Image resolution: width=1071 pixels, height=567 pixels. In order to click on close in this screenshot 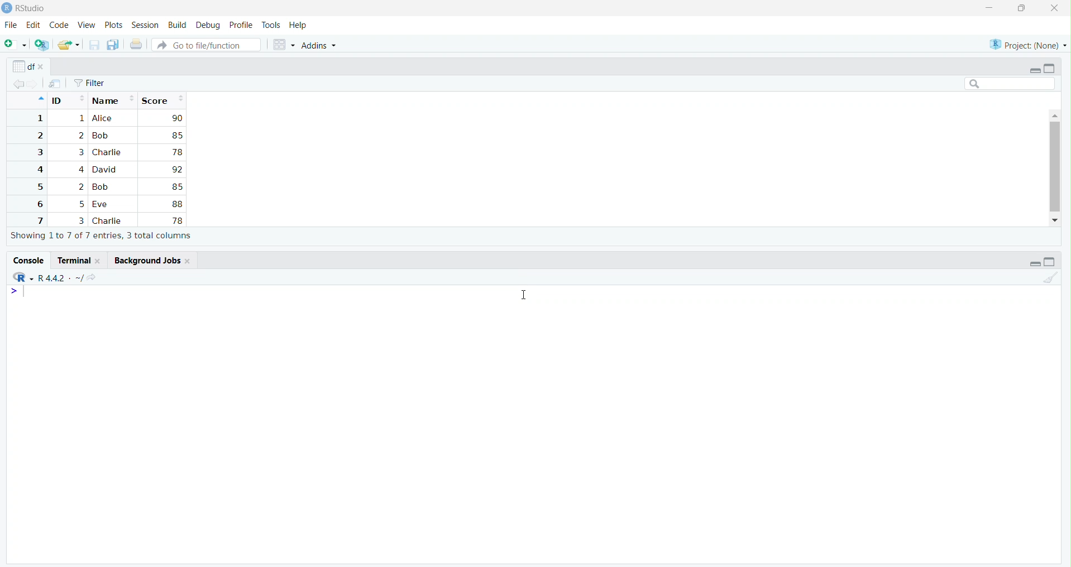, I will do `click(189, 261)`.